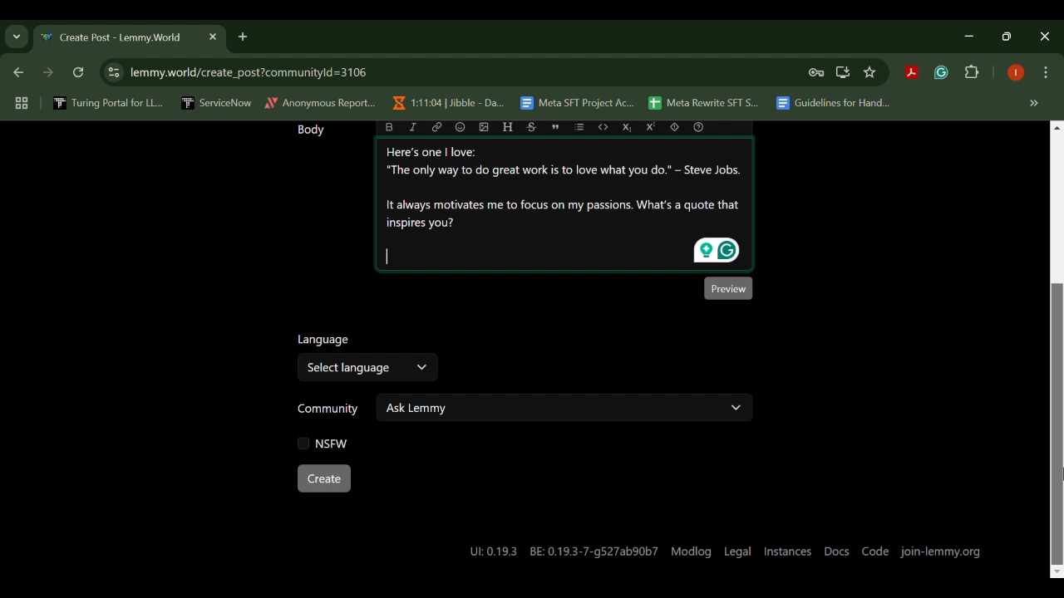 This screenshot has height=598, width=1064. Describe the element at coordinates (816, 73) in the screenshot. I see `Site Password Data Saved` at that location.